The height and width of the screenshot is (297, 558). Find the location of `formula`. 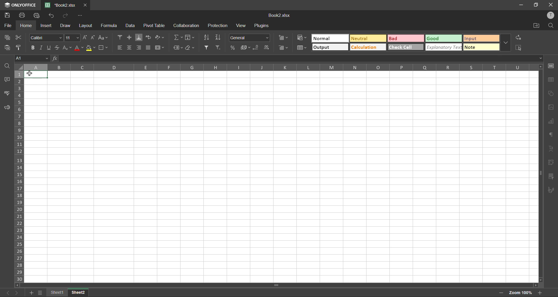

formula is located at coordinates (110, 26).